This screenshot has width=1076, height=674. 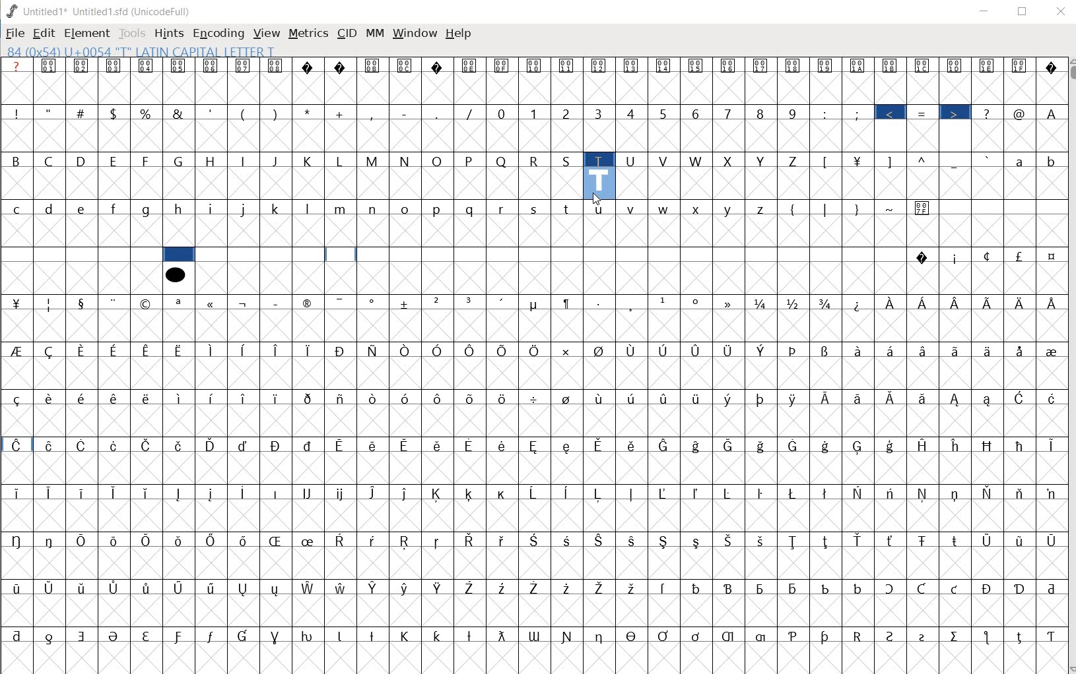 I want to click on Symbol, so click(x=180, y=589).